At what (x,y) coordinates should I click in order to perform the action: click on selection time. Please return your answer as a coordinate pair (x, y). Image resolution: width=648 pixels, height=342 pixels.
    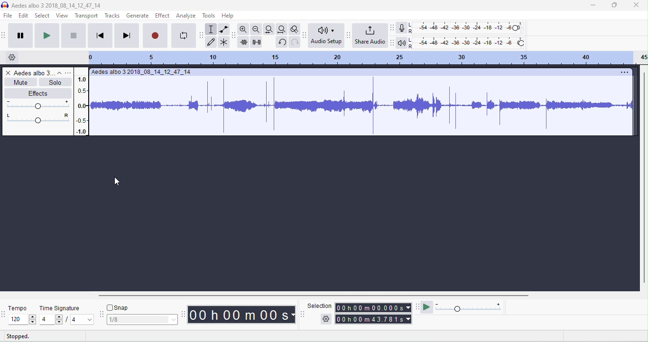
    Looking at the image, I should click on (374, 307).